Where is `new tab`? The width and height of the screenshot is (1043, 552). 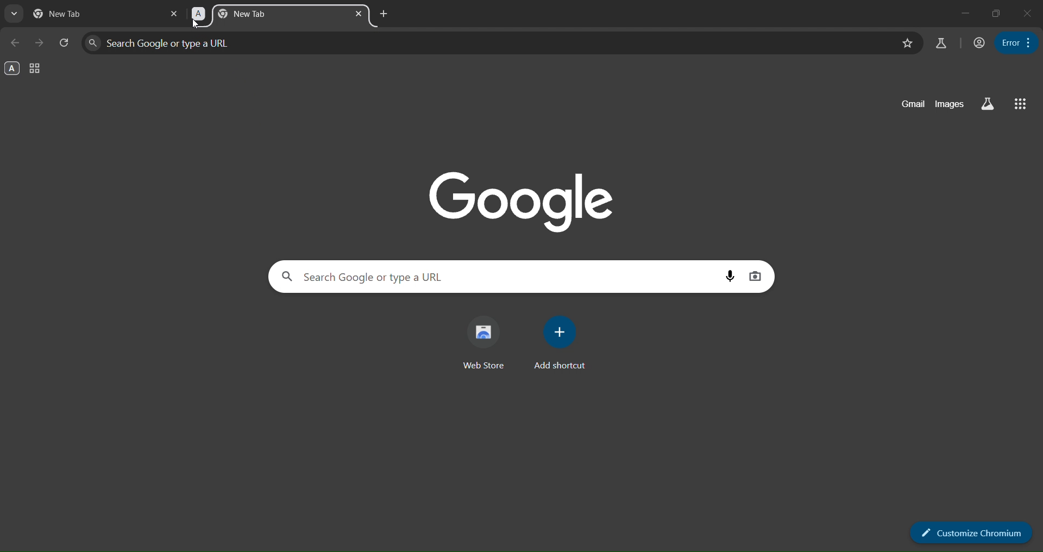 new tab is located at coordinates (71, 14).